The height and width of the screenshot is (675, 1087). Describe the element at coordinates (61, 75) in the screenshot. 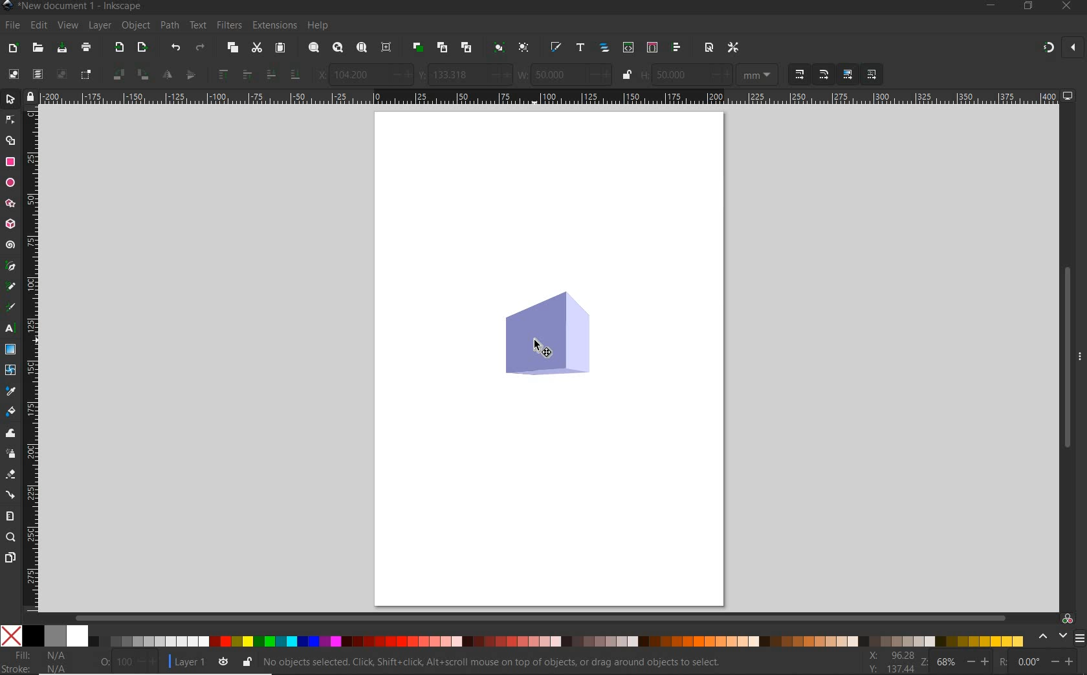

I see `deselect` at that location.